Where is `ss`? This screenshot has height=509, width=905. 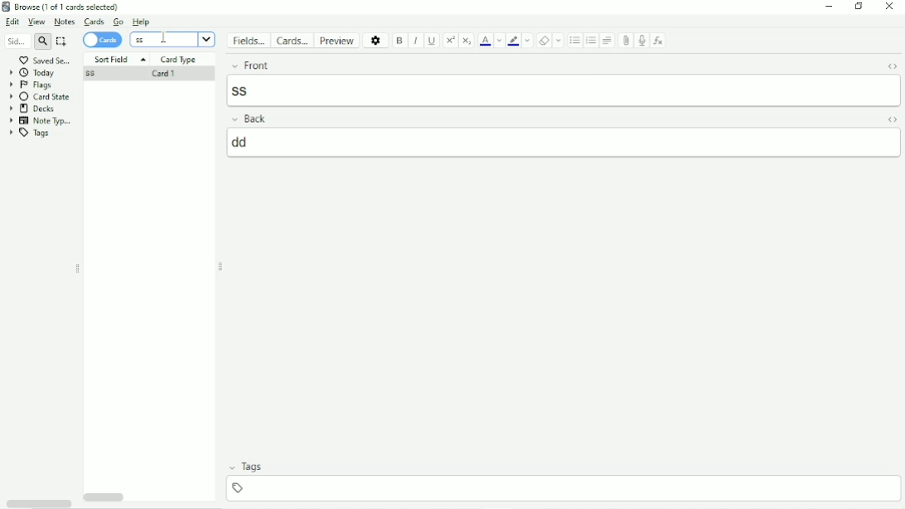
ss is located at coordinates (91, 75).